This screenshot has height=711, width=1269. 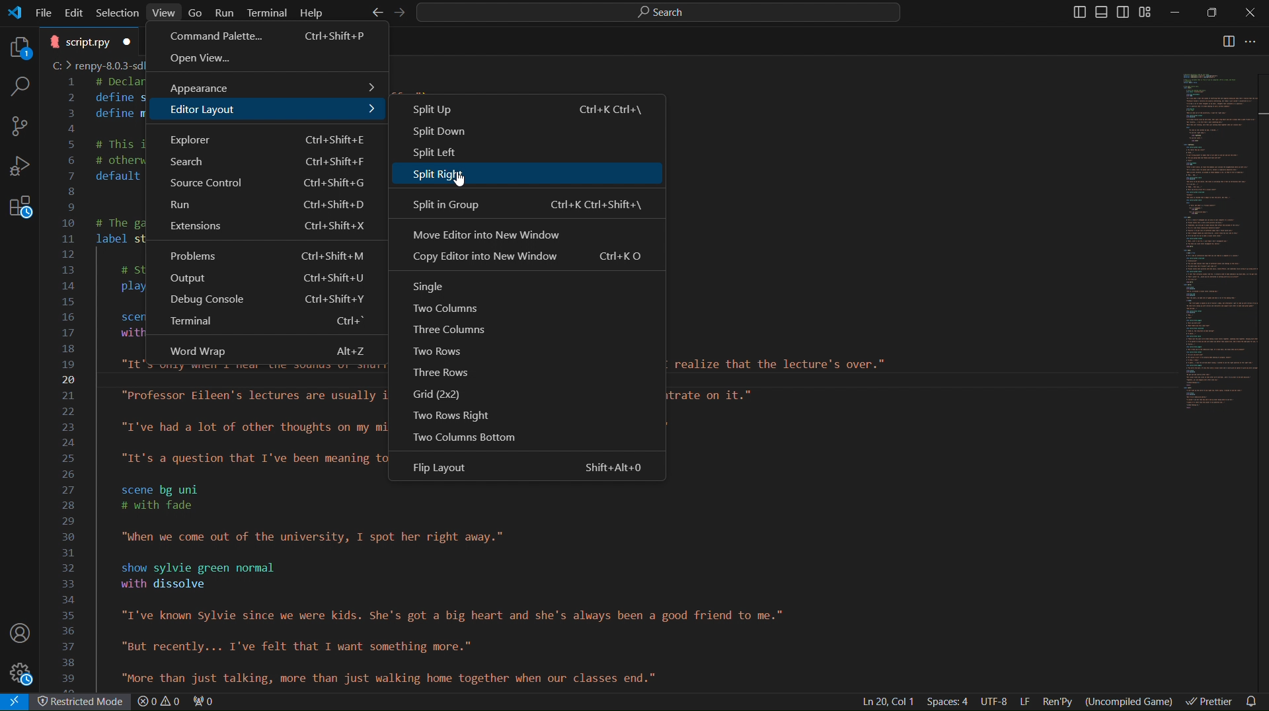 I want to click on Explorer   ctrl+shift+e, so click(x=264, y=137).